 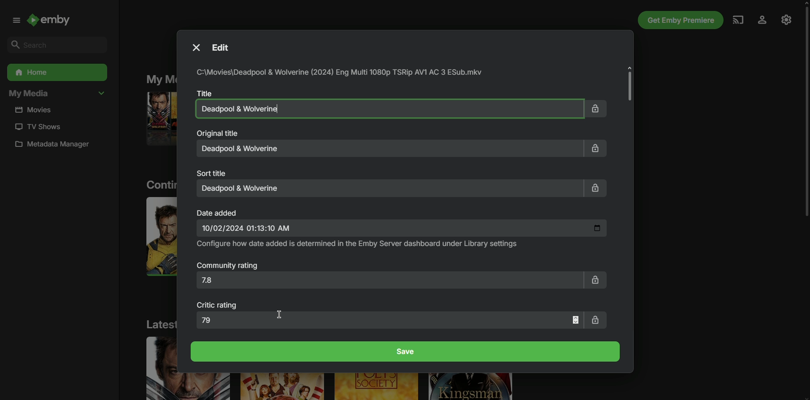 What do you see at coordinates (388, 188) in the screenshot?
I see `Deadpool and Wolverine` at bounding box center [388, 188].